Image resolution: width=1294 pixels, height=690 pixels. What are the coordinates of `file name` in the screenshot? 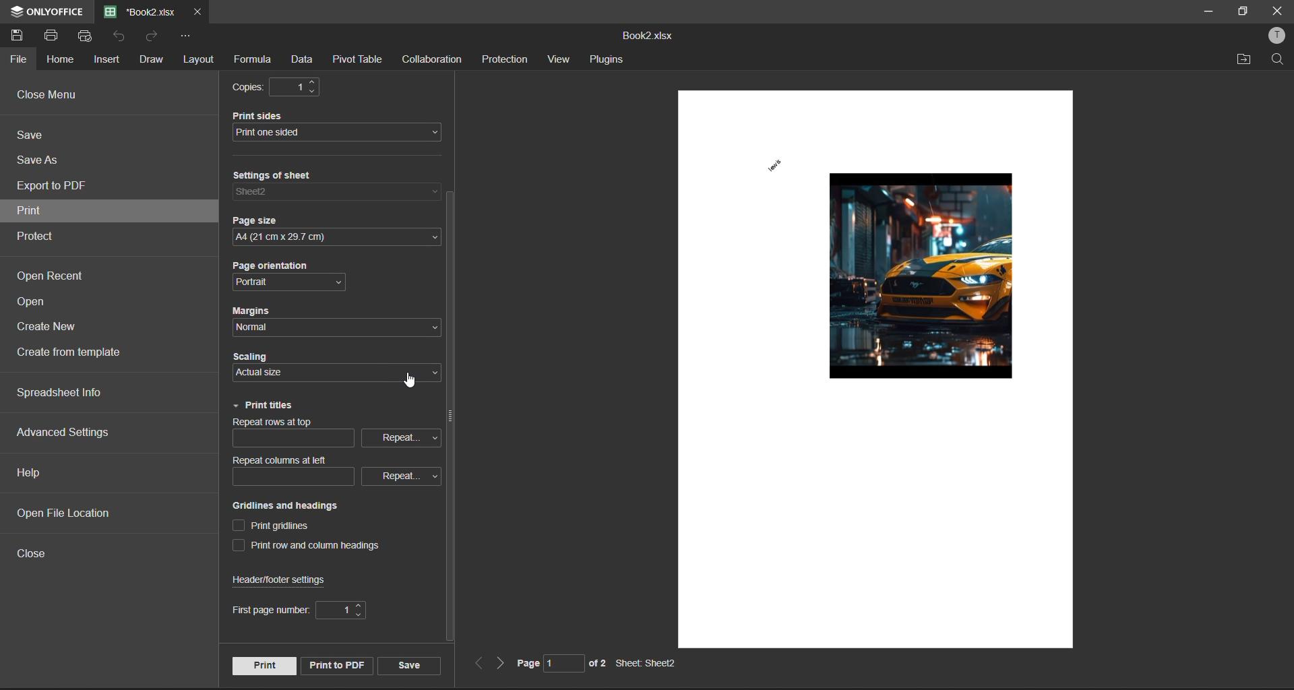 It's located at (140, 11).